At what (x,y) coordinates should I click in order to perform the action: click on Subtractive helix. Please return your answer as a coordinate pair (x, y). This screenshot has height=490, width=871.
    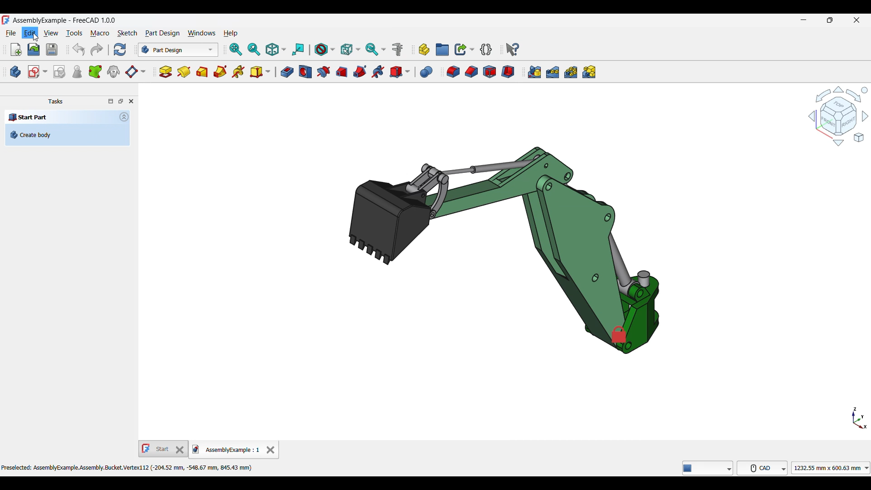
    Looking at the image, I should click on (378, 72).